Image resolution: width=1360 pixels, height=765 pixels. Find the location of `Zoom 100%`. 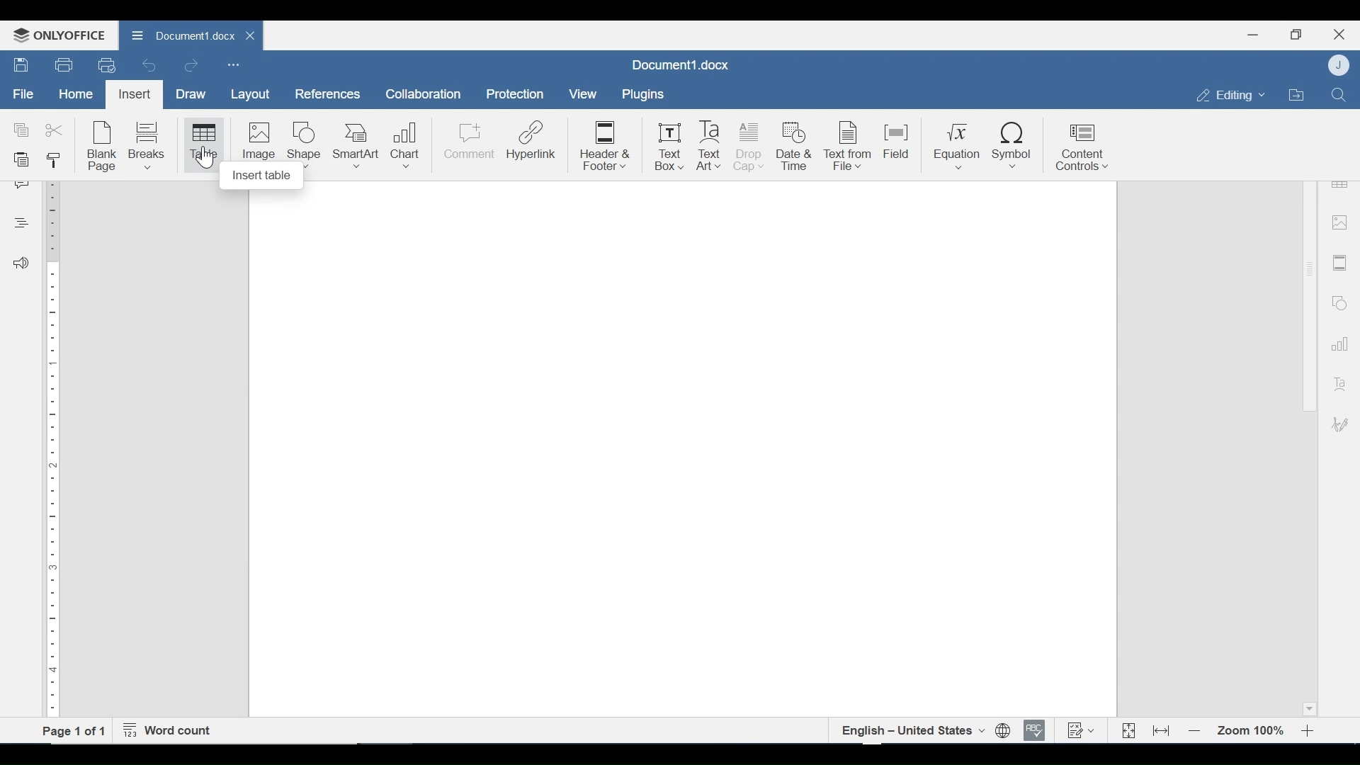

Zoom 100% is located at coordinates (1252, 731).